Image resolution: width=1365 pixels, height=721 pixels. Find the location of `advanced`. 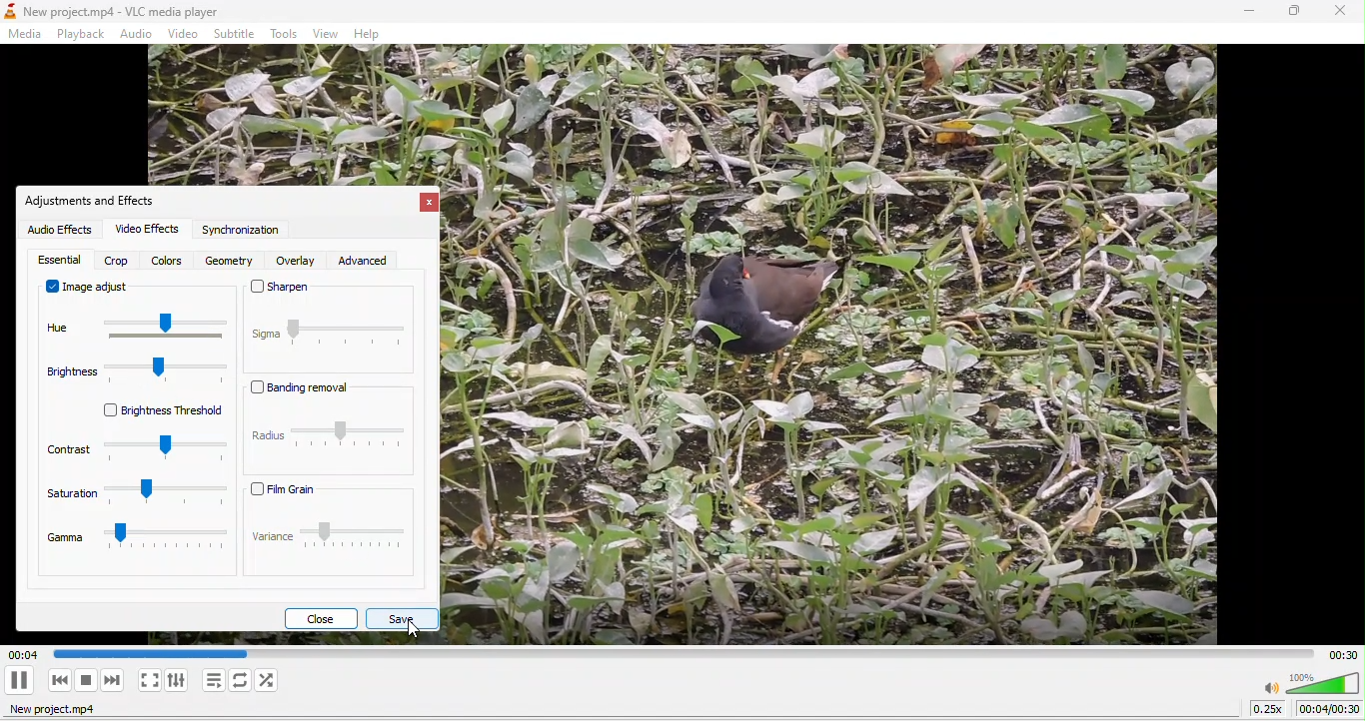

advanced is located at coordinates (376, 260).